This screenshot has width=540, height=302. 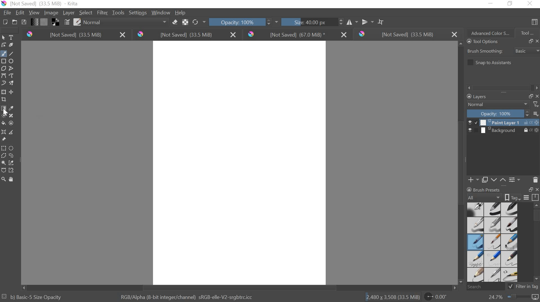 I want to click on gradient fill, so click(x=3, y=109).